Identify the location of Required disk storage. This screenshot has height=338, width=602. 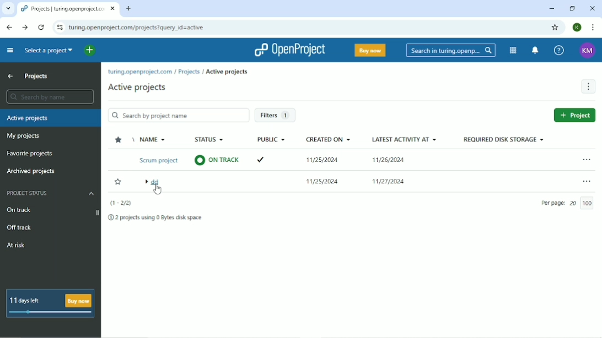
(504, 140).